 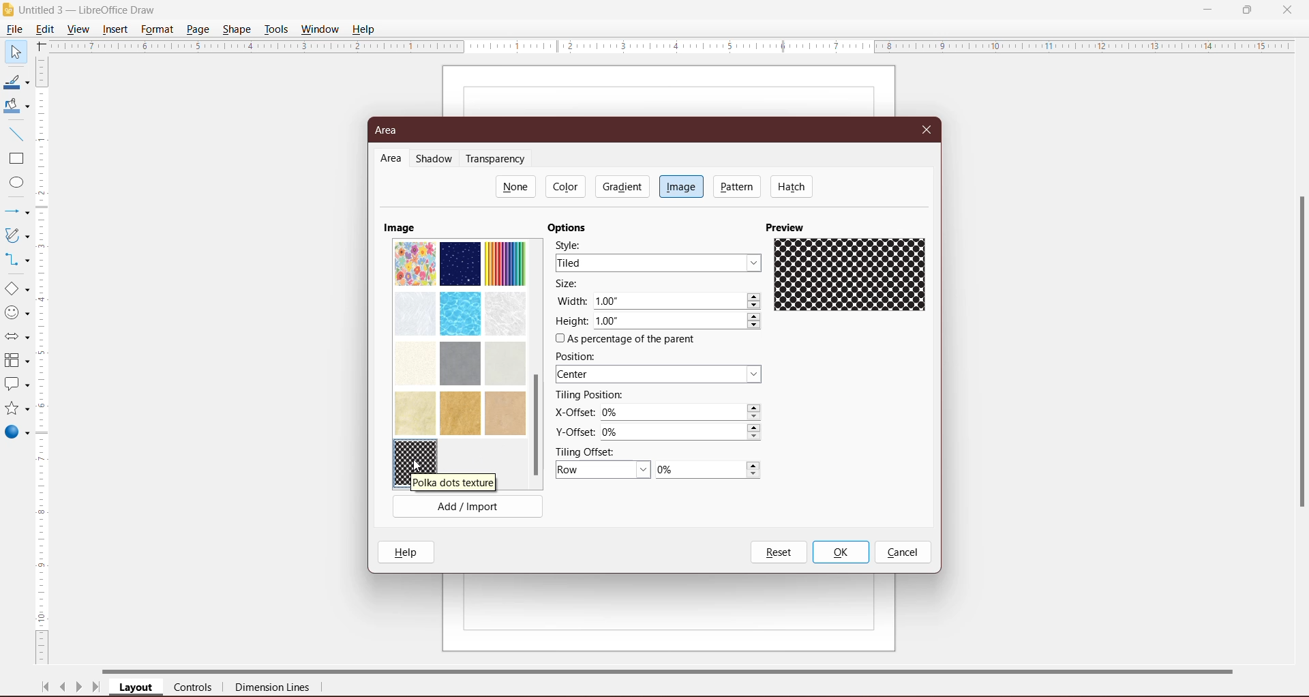 What do you see at coordinates (79, 29) in the screenshot?
I see `View` at bounding box center [79, 29].